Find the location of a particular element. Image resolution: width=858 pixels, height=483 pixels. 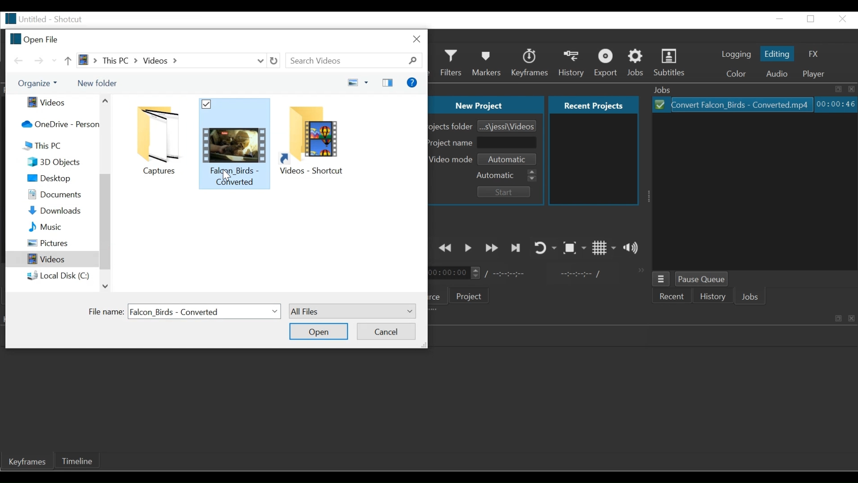

Projects Folder is located at coordinates (452, 127).